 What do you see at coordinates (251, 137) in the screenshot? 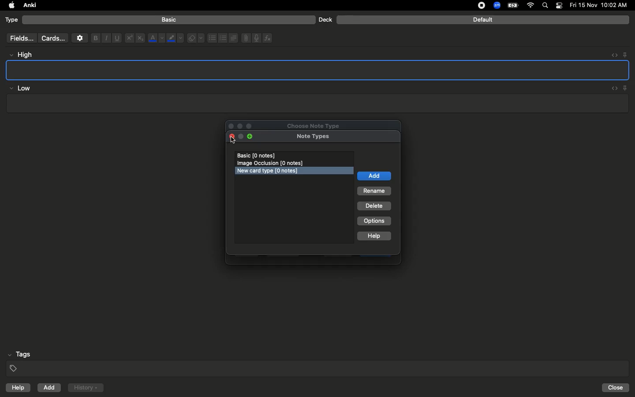
I see `maximize` at bounding box center [251, 137].